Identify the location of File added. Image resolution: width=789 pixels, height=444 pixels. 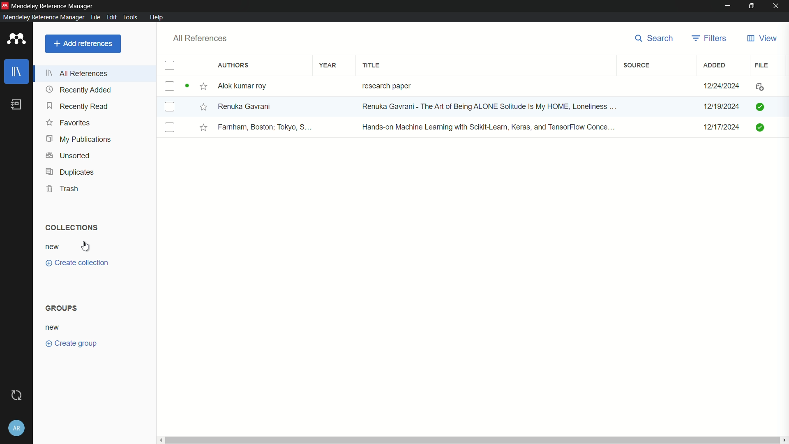
(759, 127).